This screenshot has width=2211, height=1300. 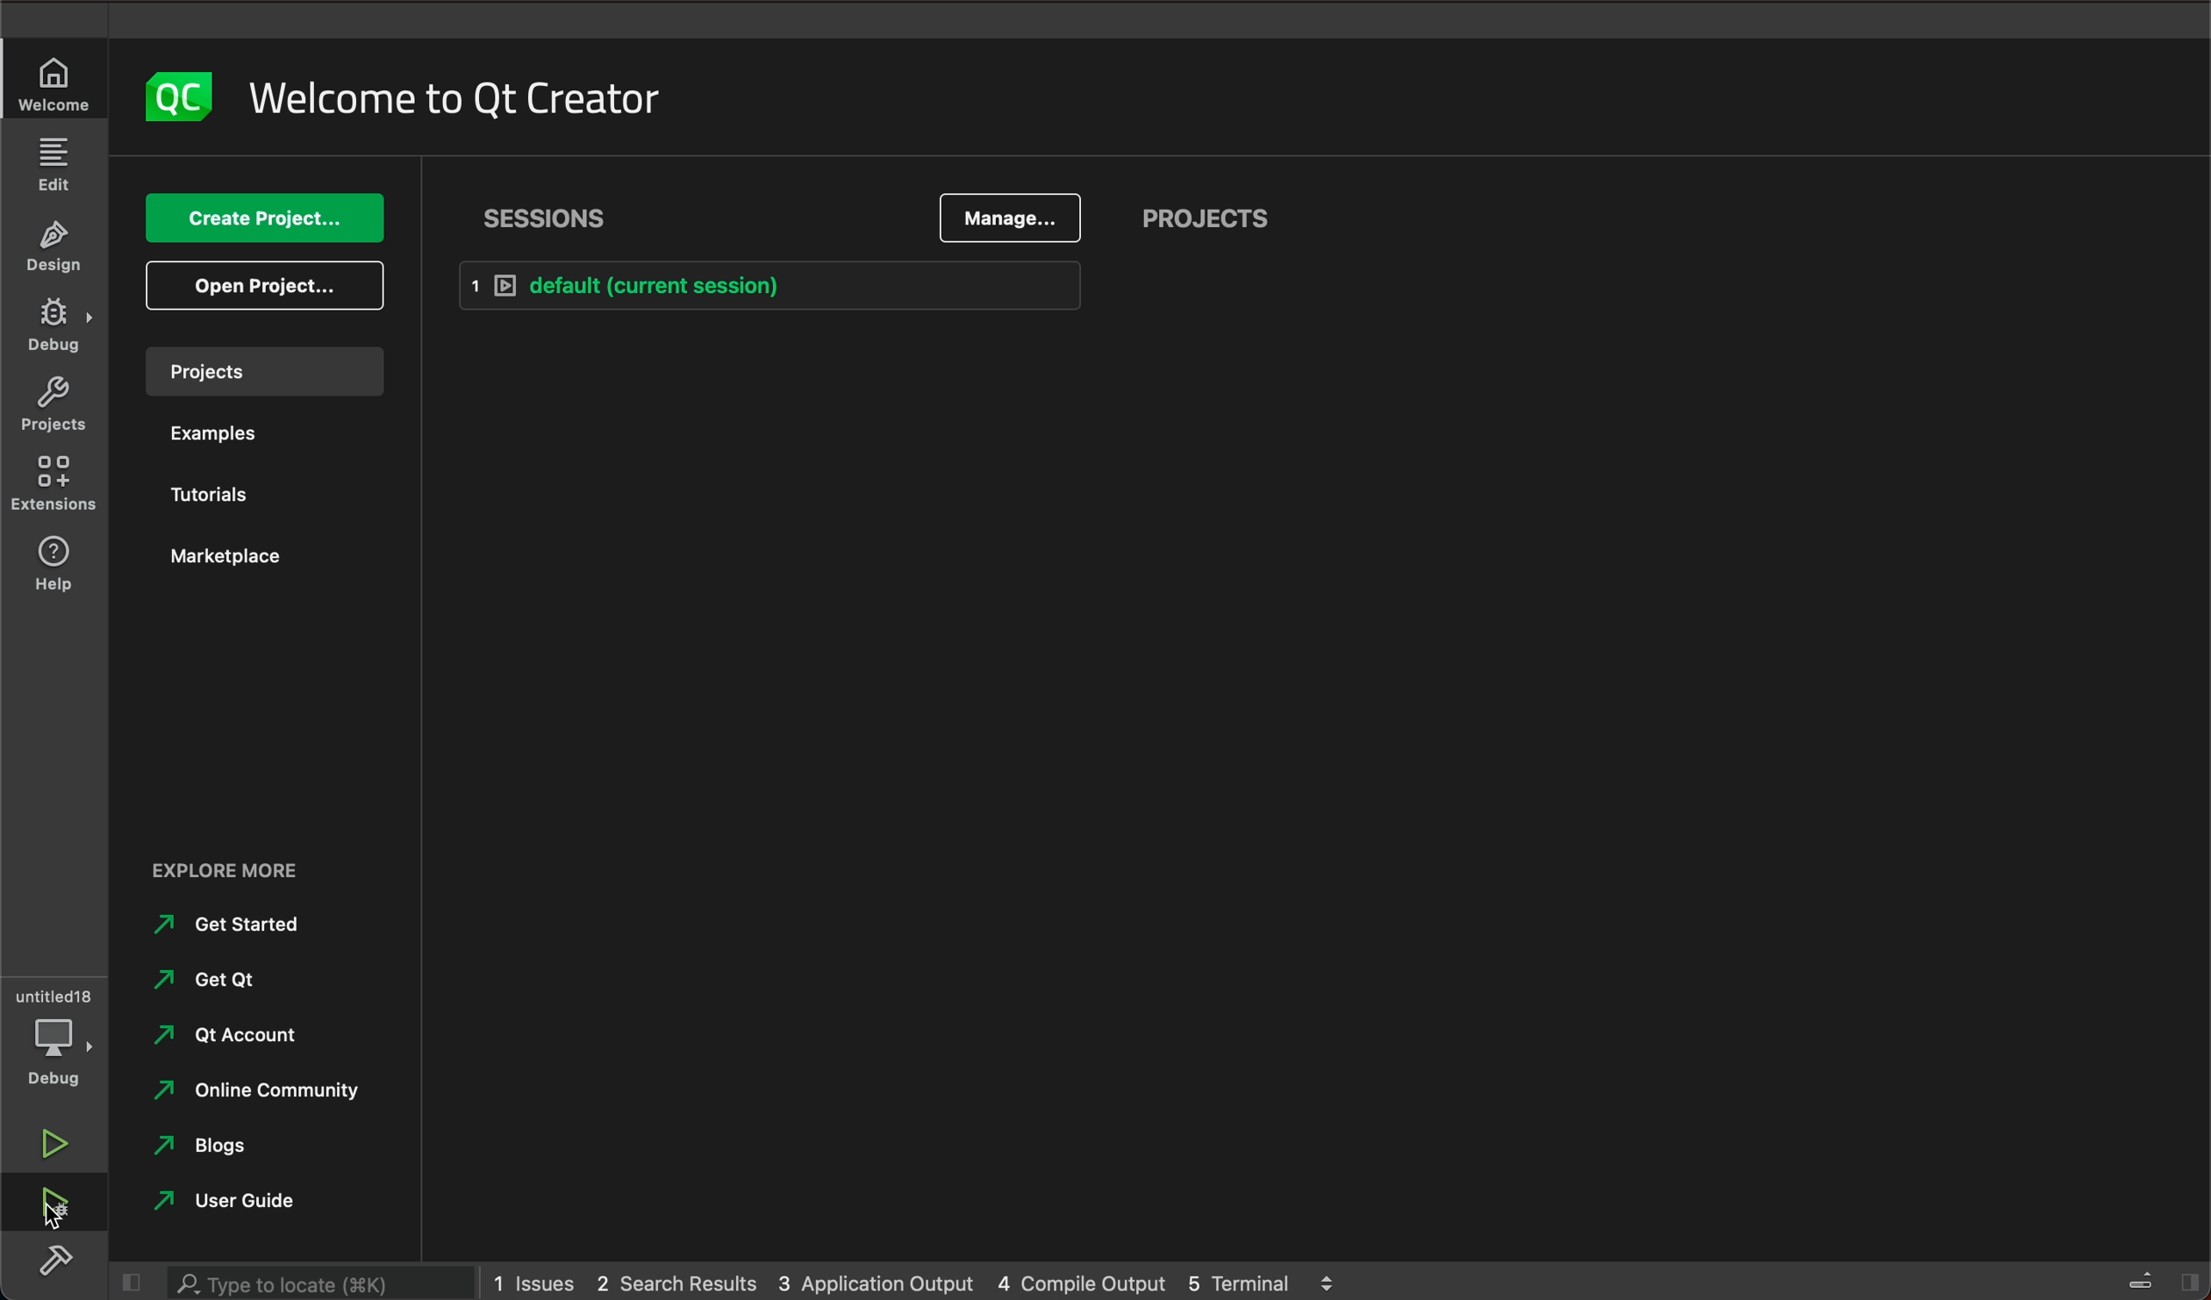 What do you see at coordinates (1082, 1277) in the screenshot?
I see `4 compile output` at bounding box center [1082, 1277].